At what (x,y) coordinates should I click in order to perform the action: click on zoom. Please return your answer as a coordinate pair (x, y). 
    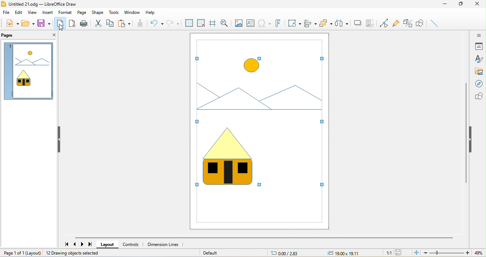
    Looking at the image, I should click on (455, 253).